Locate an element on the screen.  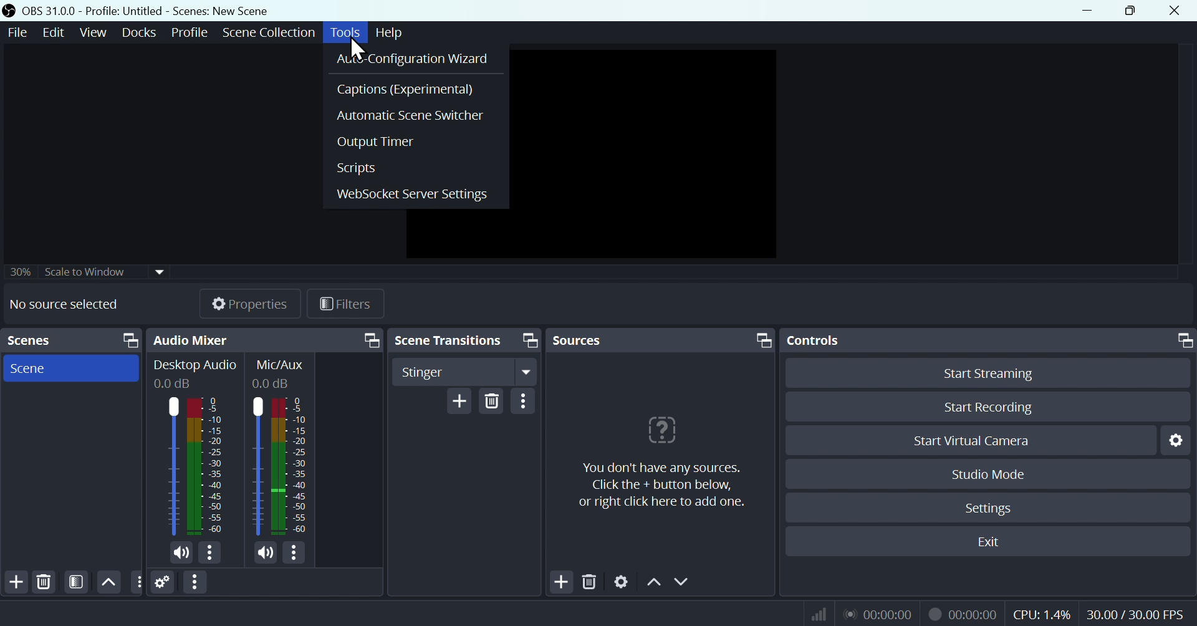
Scenes is located at coordinates (29, 340).